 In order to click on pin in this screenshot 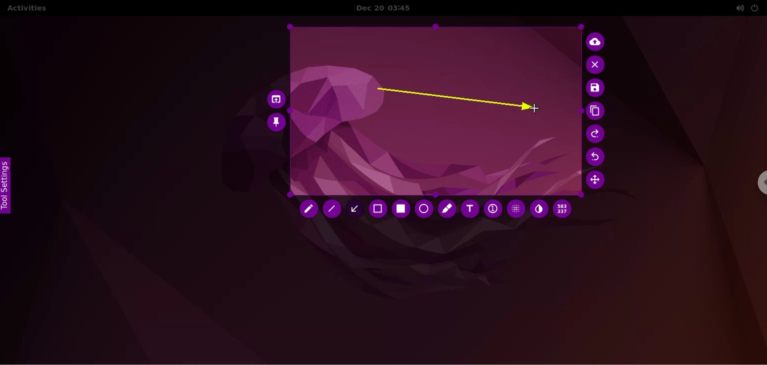, I will do `click(277, 122)`.